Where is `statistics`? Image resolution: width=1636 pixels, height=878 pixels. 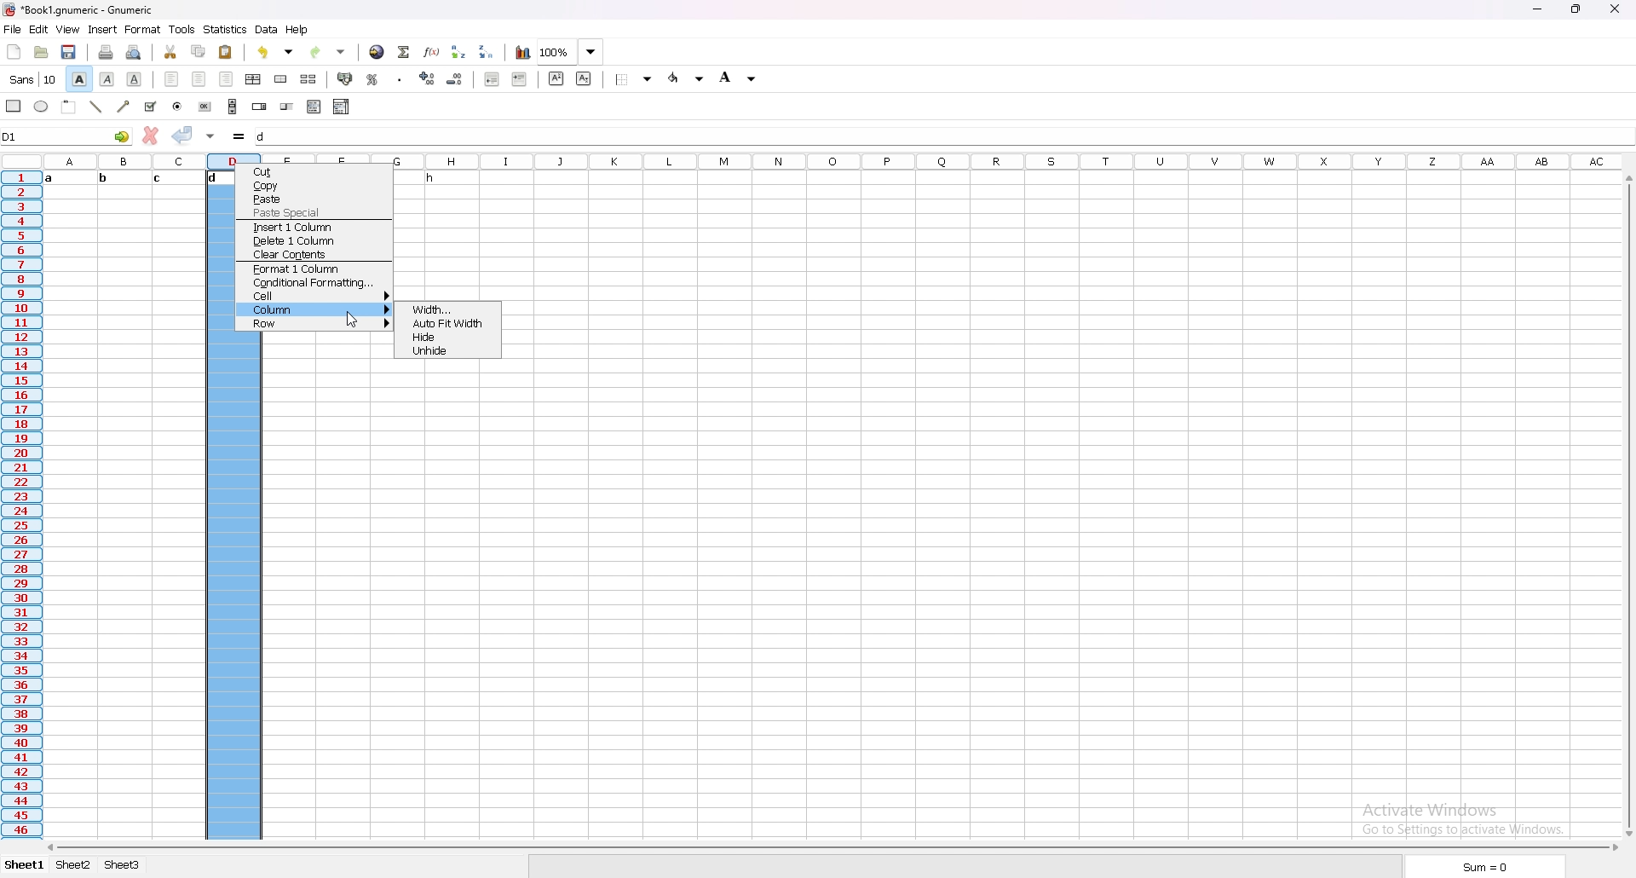
statistics is located at coordinates (226, 30).